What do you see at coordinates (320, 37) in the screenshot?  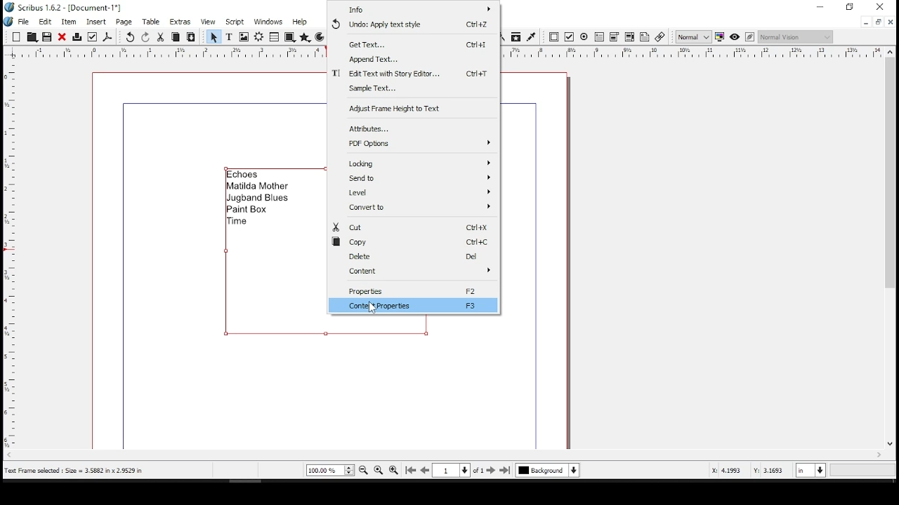 I see `arc` at bounding box center [320, 37].